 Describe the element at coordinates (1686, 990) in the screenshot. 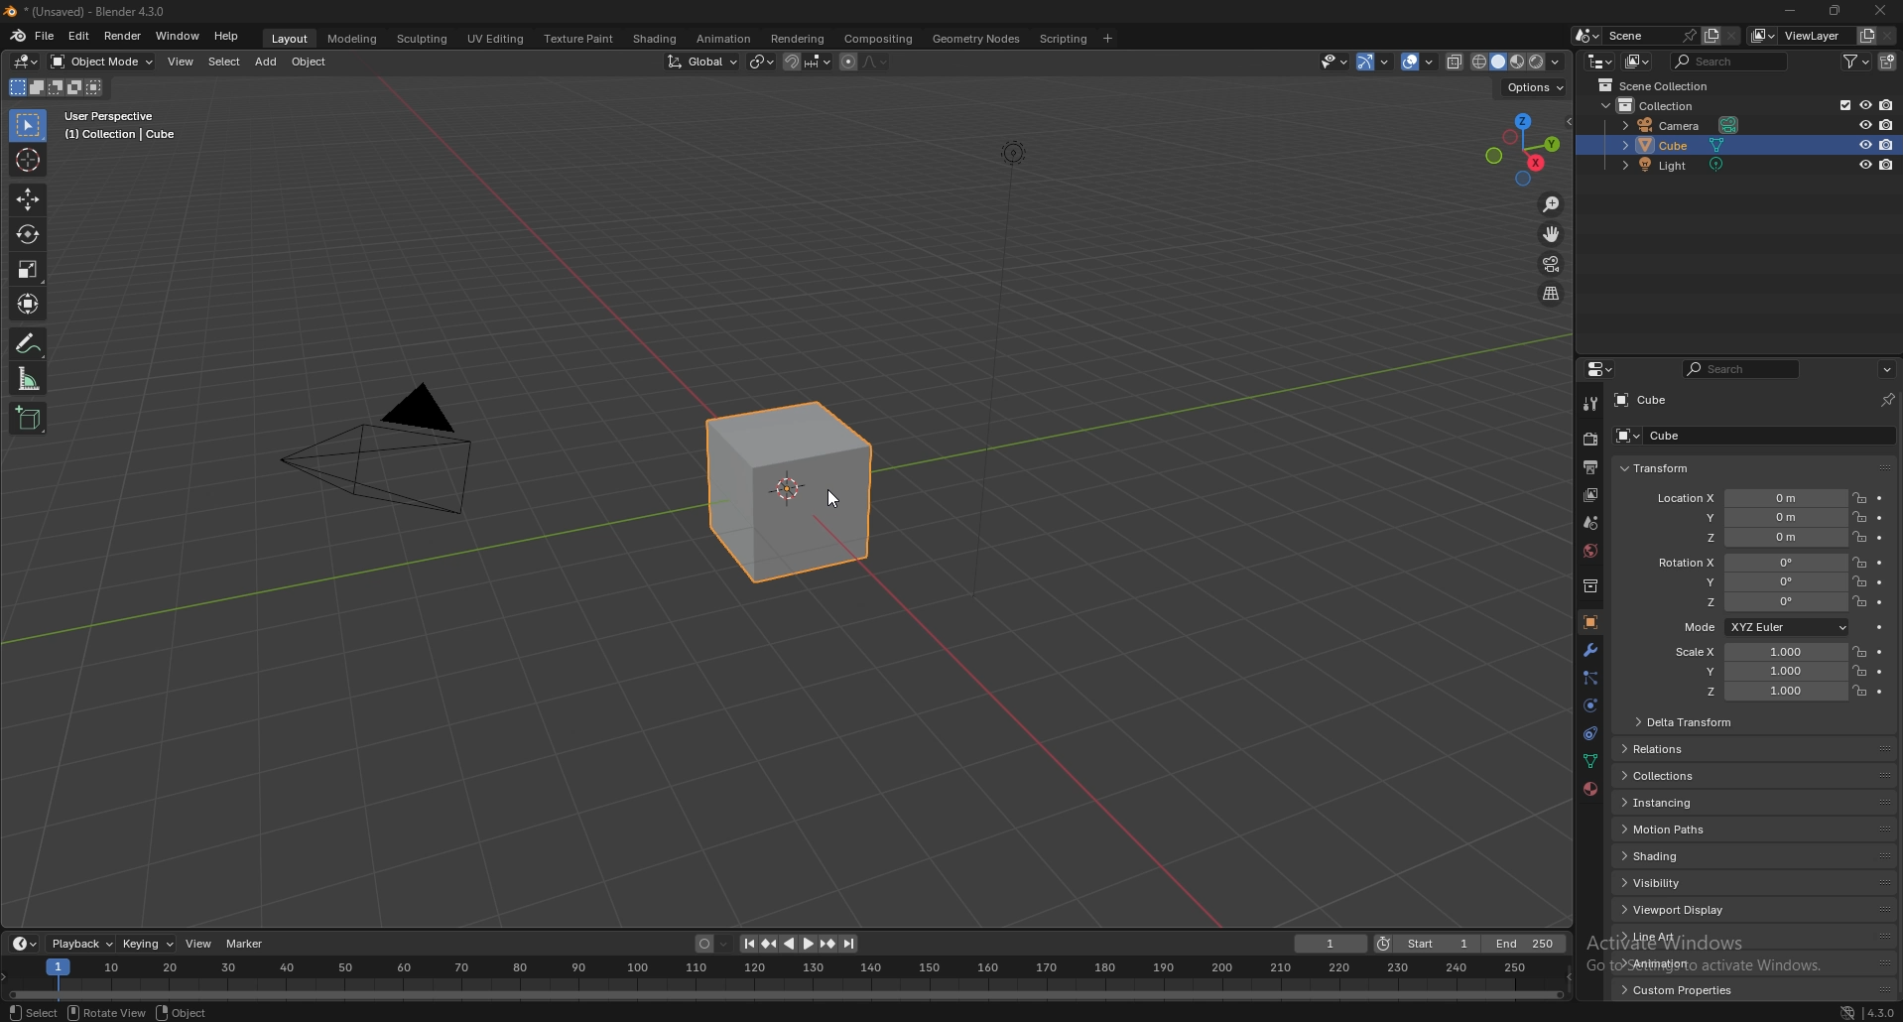

I see `custom properties` at that location.